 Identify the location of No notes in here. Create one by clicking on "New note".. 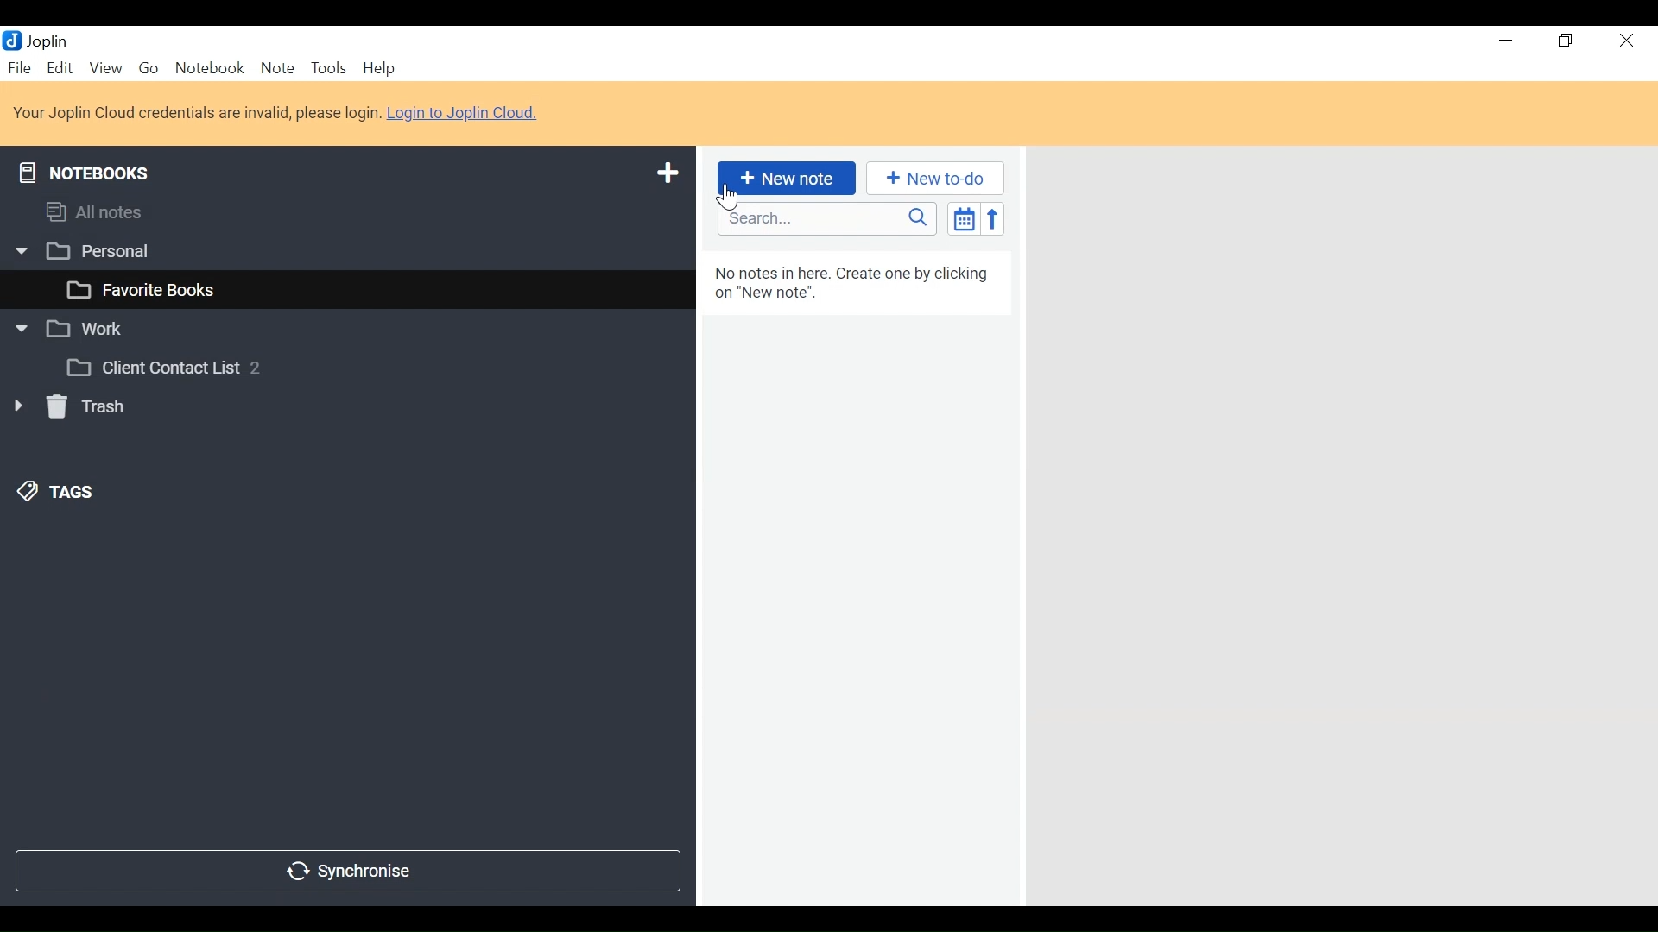
(856, 286).